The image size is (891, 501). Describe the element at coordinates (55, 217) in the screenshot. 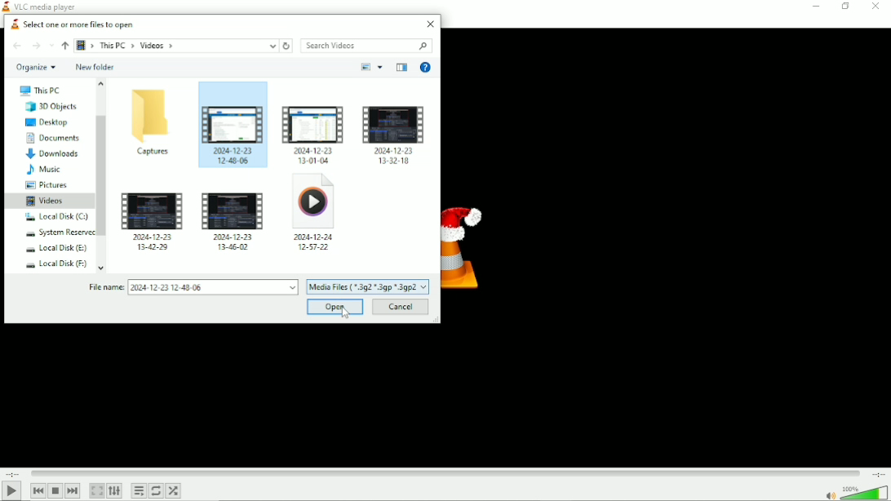

I see `Local Disk(C:)` at that location.